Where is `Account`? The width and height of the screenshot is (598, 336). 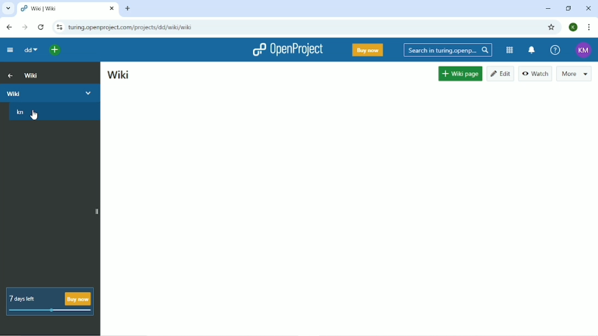 Account is located at coordinates (573, 27).